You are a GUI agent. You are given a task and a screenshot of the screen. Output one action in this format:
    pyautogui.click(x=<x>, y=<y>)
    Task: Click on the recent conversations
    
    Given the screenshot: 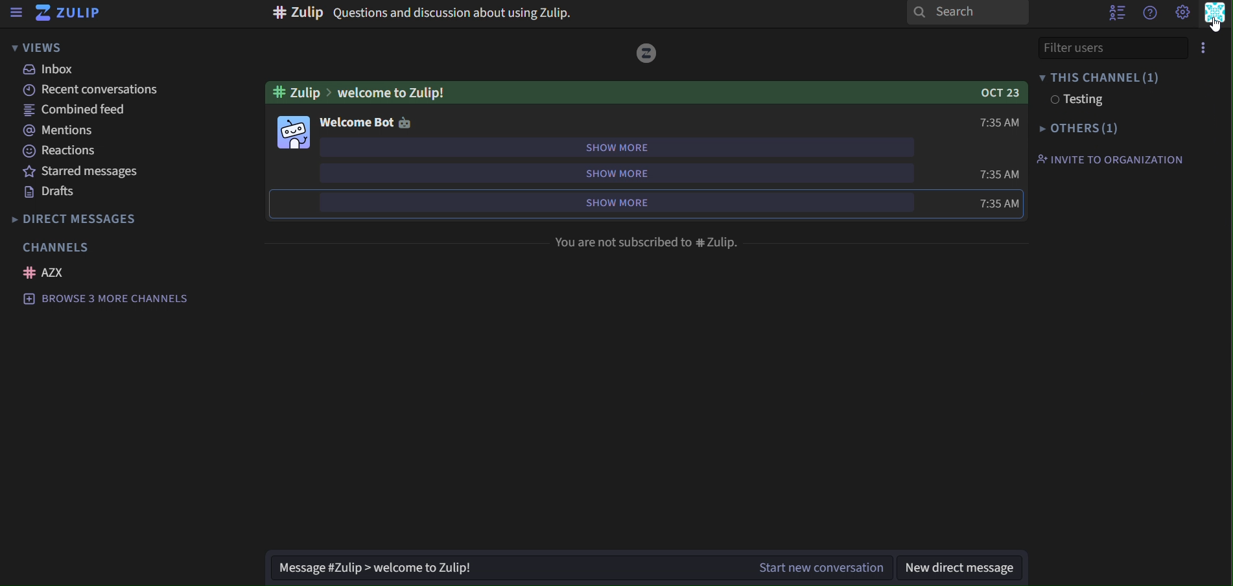 What is the action you would take?
    pyautogui.click(x=95, y=91)
    